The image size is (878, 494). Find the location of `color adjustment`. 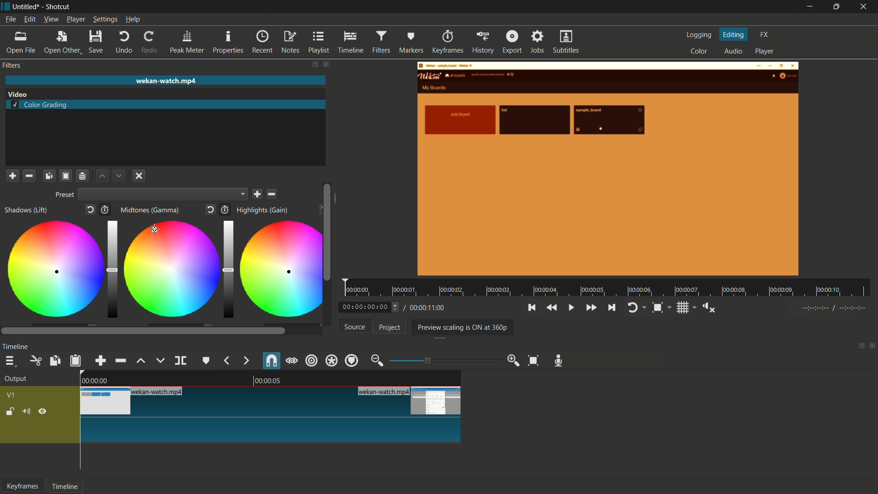

color adjustment is located at coordinates (54, 270).